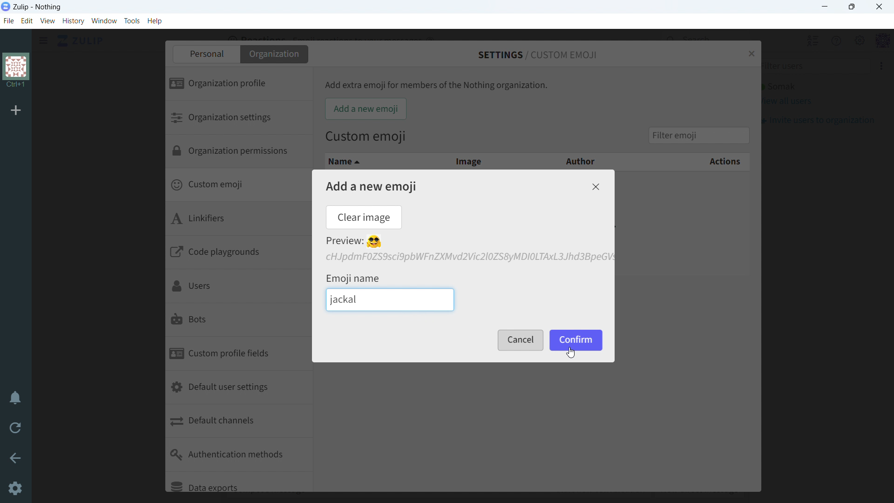 The image size is (894, 503). Describe the element at coordinates (239, 455) in the screenshot. I see `authentication methods` at that location.